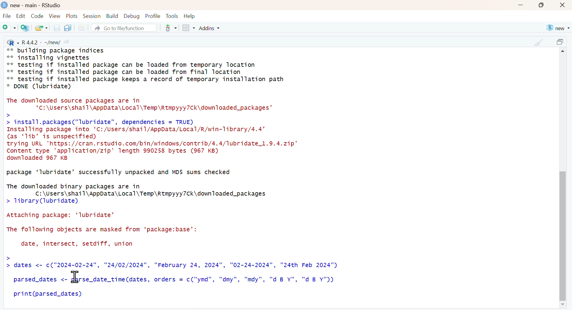 This screenshot has height=310, width=572. Describe the element at coordinates (21, 16) in the screenshot. I see `Edit` at that location.